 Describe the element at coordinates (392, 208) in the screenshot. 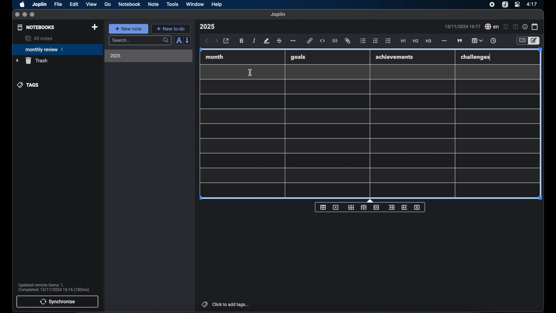

I see `insert column before` at that location.